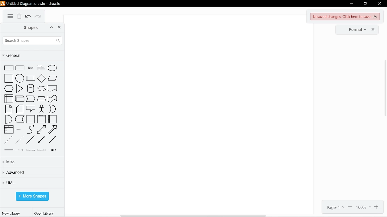 Image resolution: width=387 pixels, height=217 pixels. I want to click on 100%, so click(364, 207).